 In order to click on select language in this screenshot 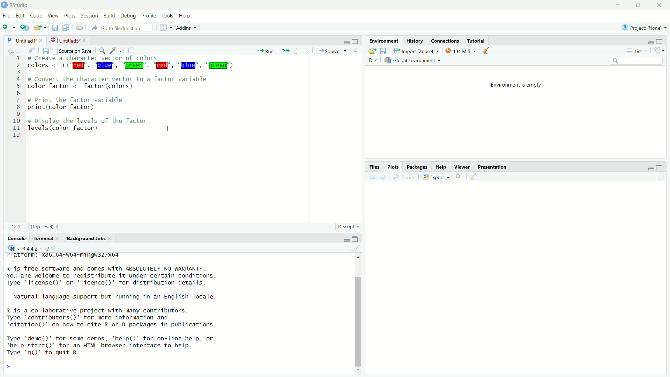, I will do `click(373, 61)`.